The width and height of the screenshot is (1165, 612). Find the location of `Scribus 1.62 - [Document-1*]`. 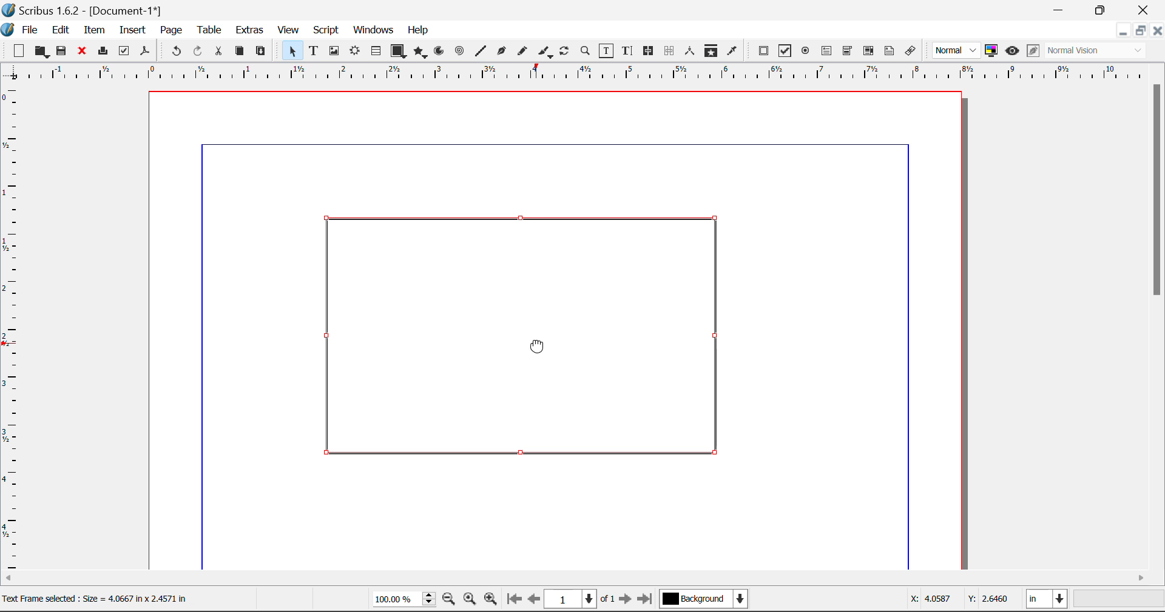

Scribus 1.62 - [Document-1*] is located at coordinates (87, 8).